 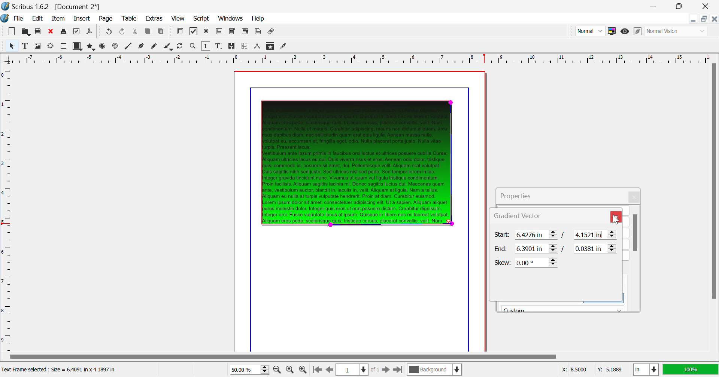 What do you see at coordinates (246, 370) in the screenshot?
I see `Zoom 50%` at bounding box center [246, 370].